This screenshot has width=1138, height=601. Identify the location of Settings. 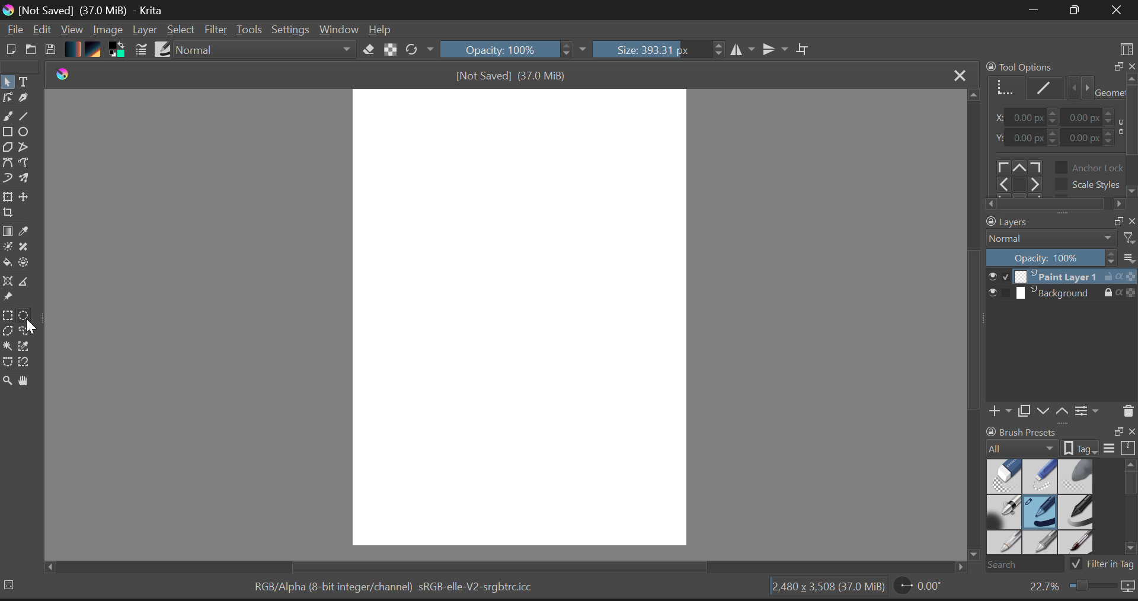
(292, 30).